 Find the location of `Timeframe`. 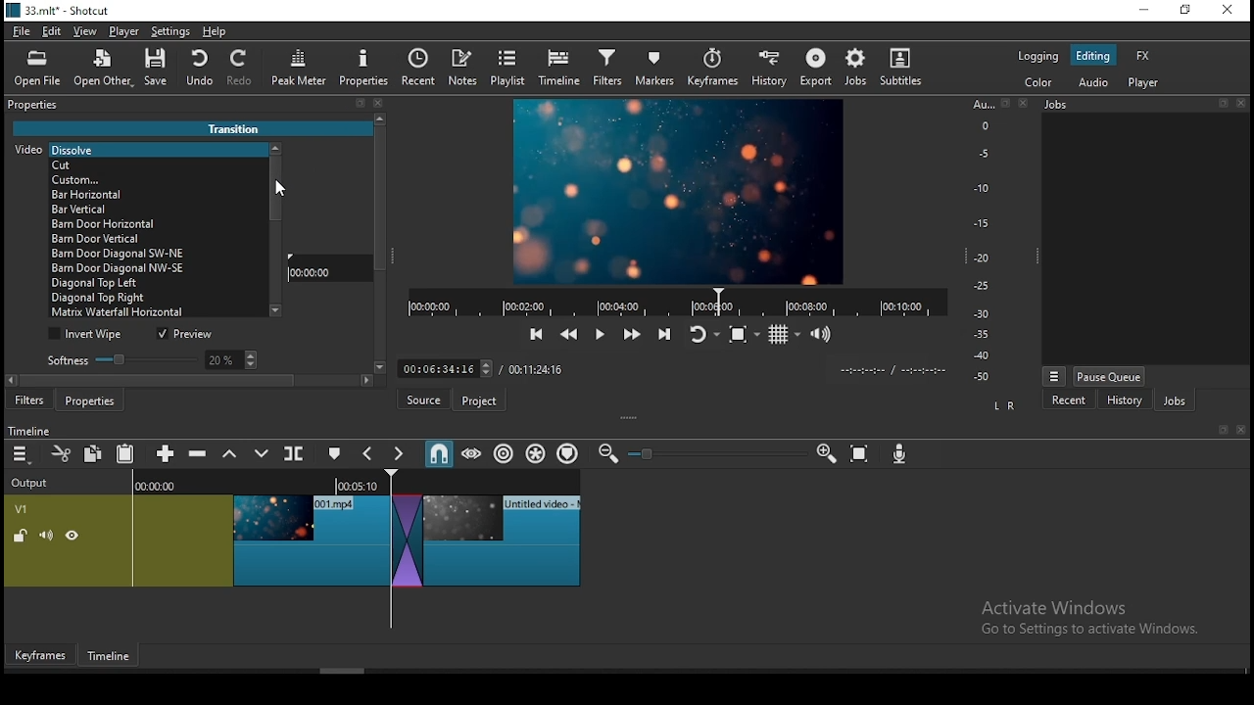

Timeframe is located at coordinates (114, 658).